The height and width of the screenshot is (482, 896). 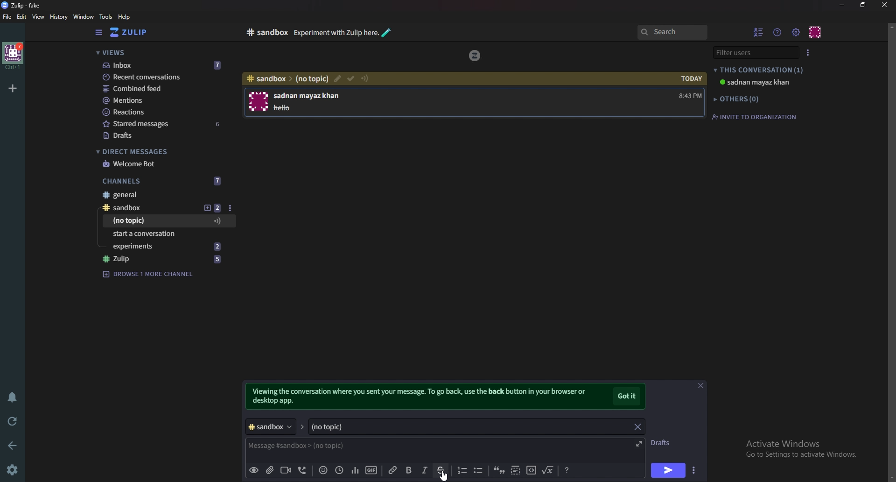 I want to click on Got it, so click(x=626, y=397).